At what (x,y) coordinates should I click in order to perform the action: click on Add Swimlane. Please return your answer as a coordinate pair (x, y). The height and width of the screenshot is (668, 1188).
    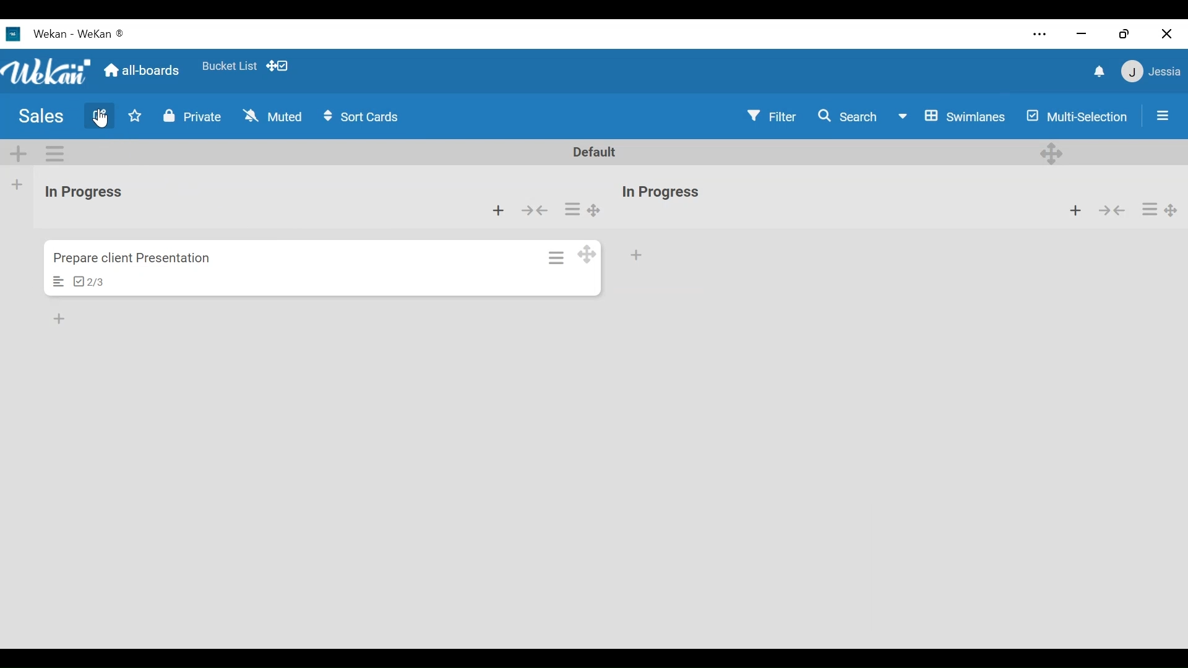
    Looking at the image, I should click on (17, 153).